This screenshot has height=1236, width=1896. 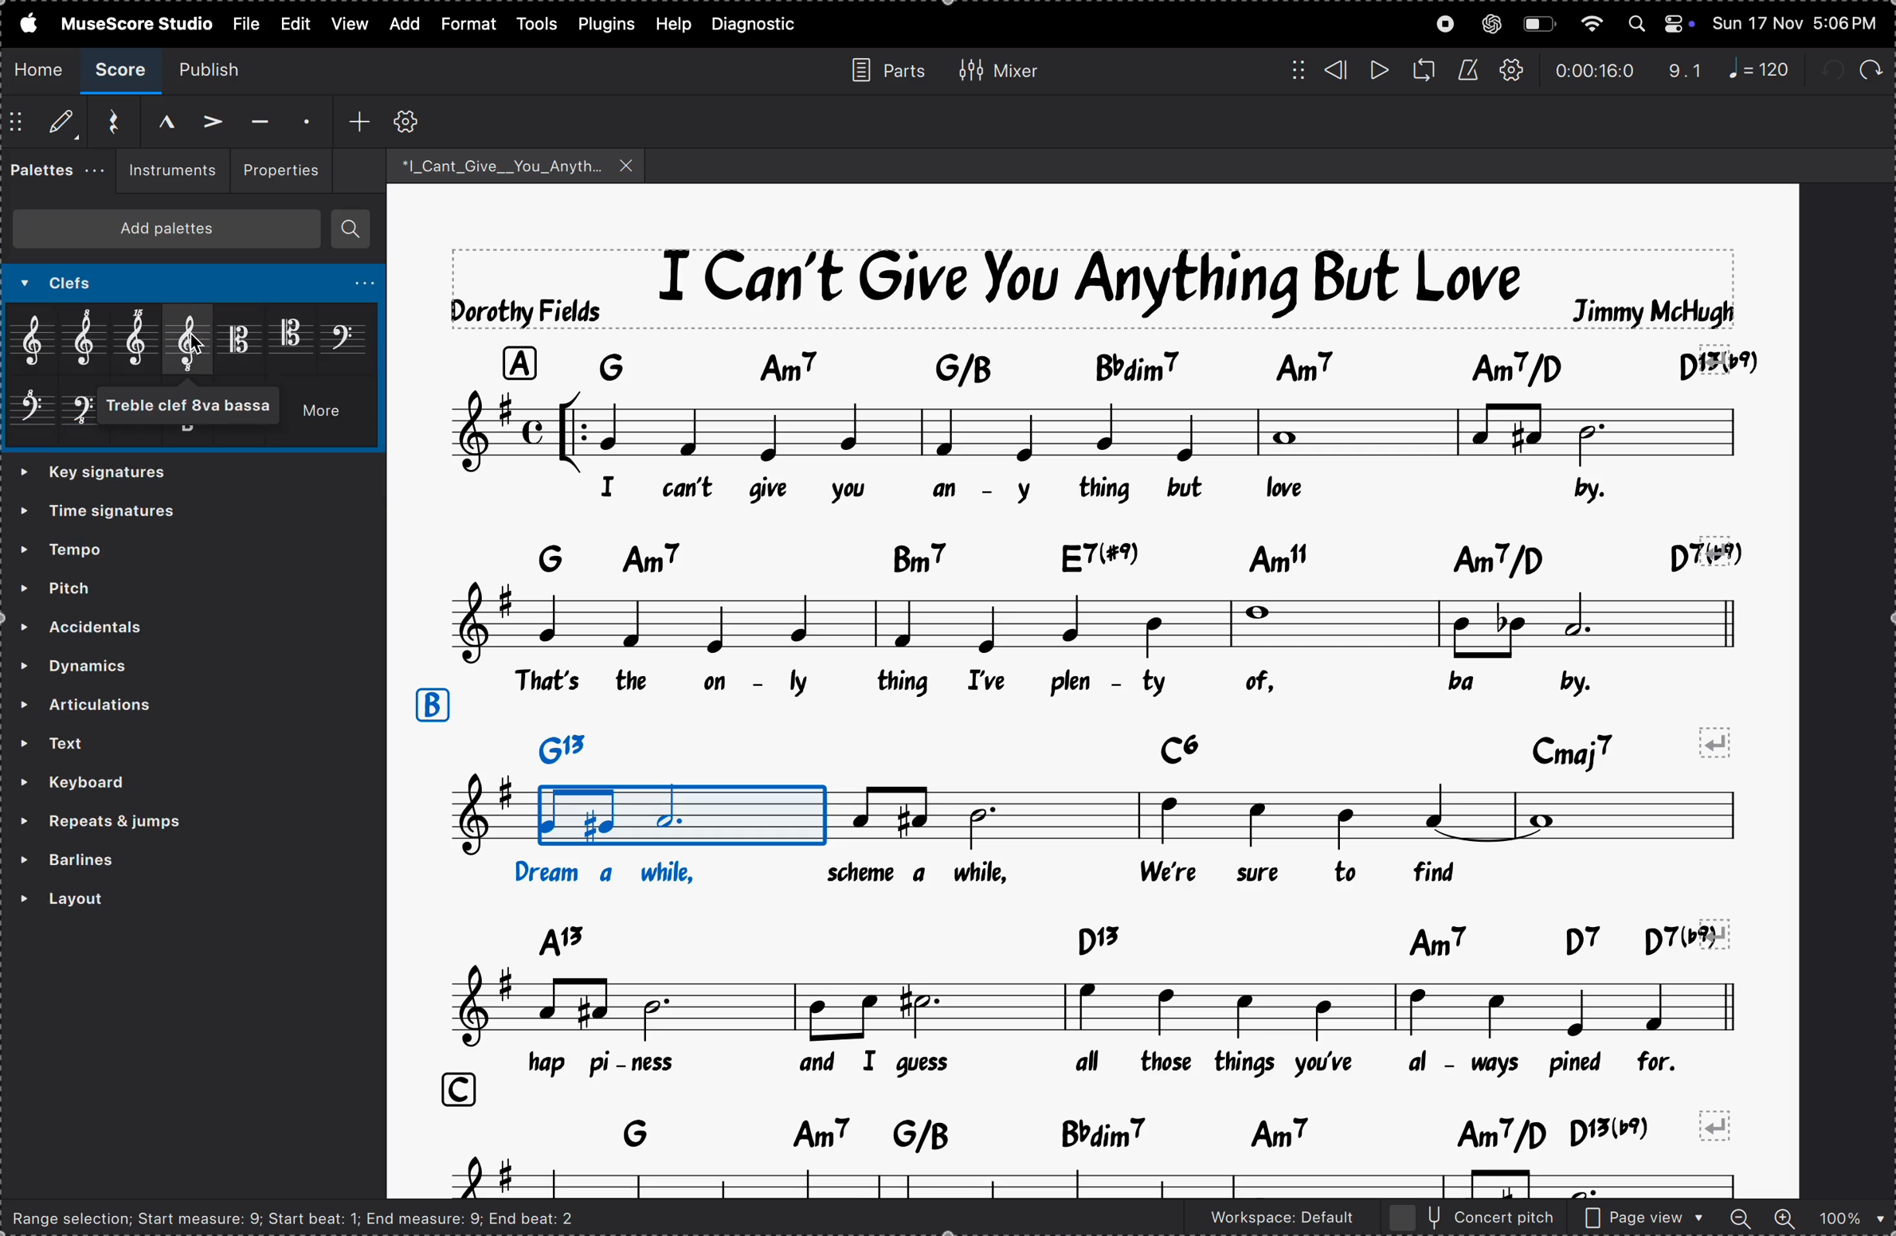 I want to click on tempo, so click(x=108, y=547).